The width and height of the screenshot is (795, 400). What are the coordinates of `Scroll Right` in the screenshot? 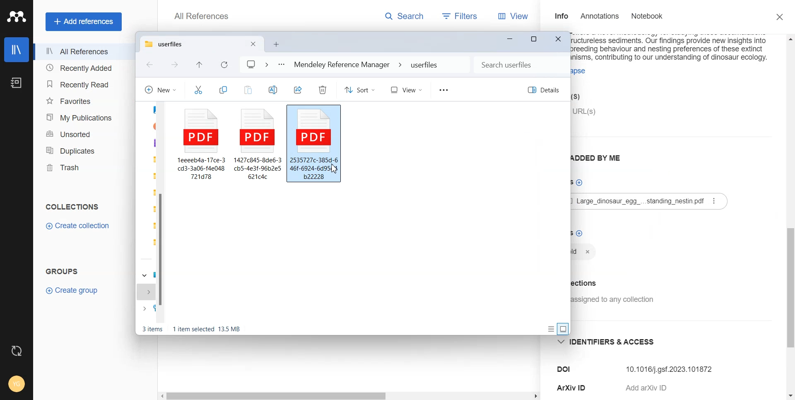 It's located at (535, 397).